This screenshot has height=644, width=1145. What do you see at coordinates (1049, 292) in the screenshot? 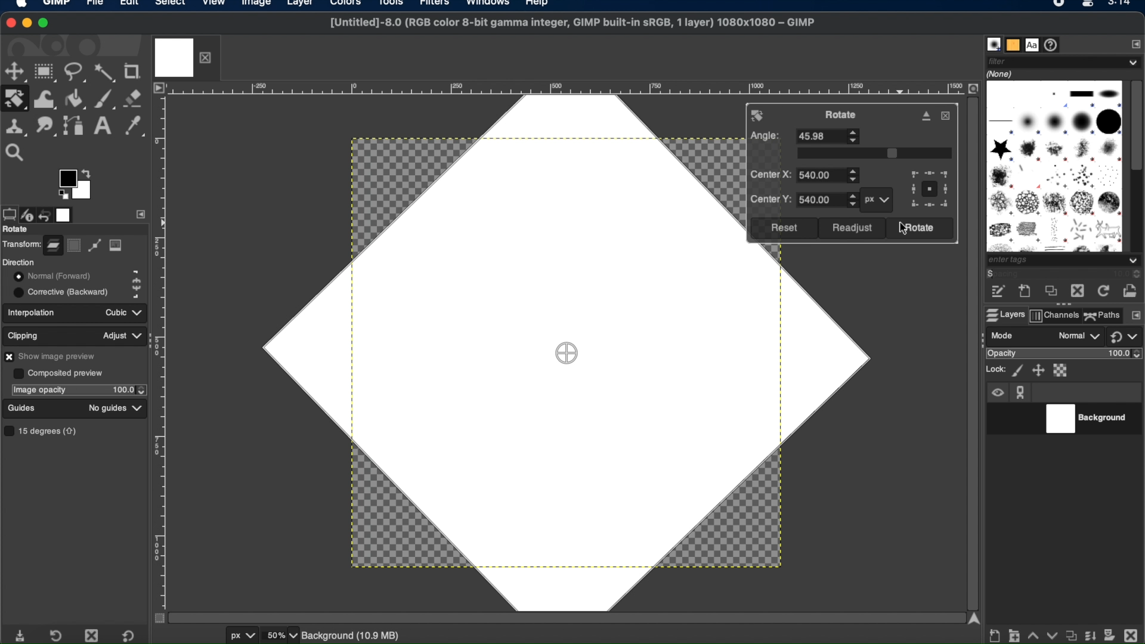
I see `duplicate this brush` at bounding box center [1049, 292].